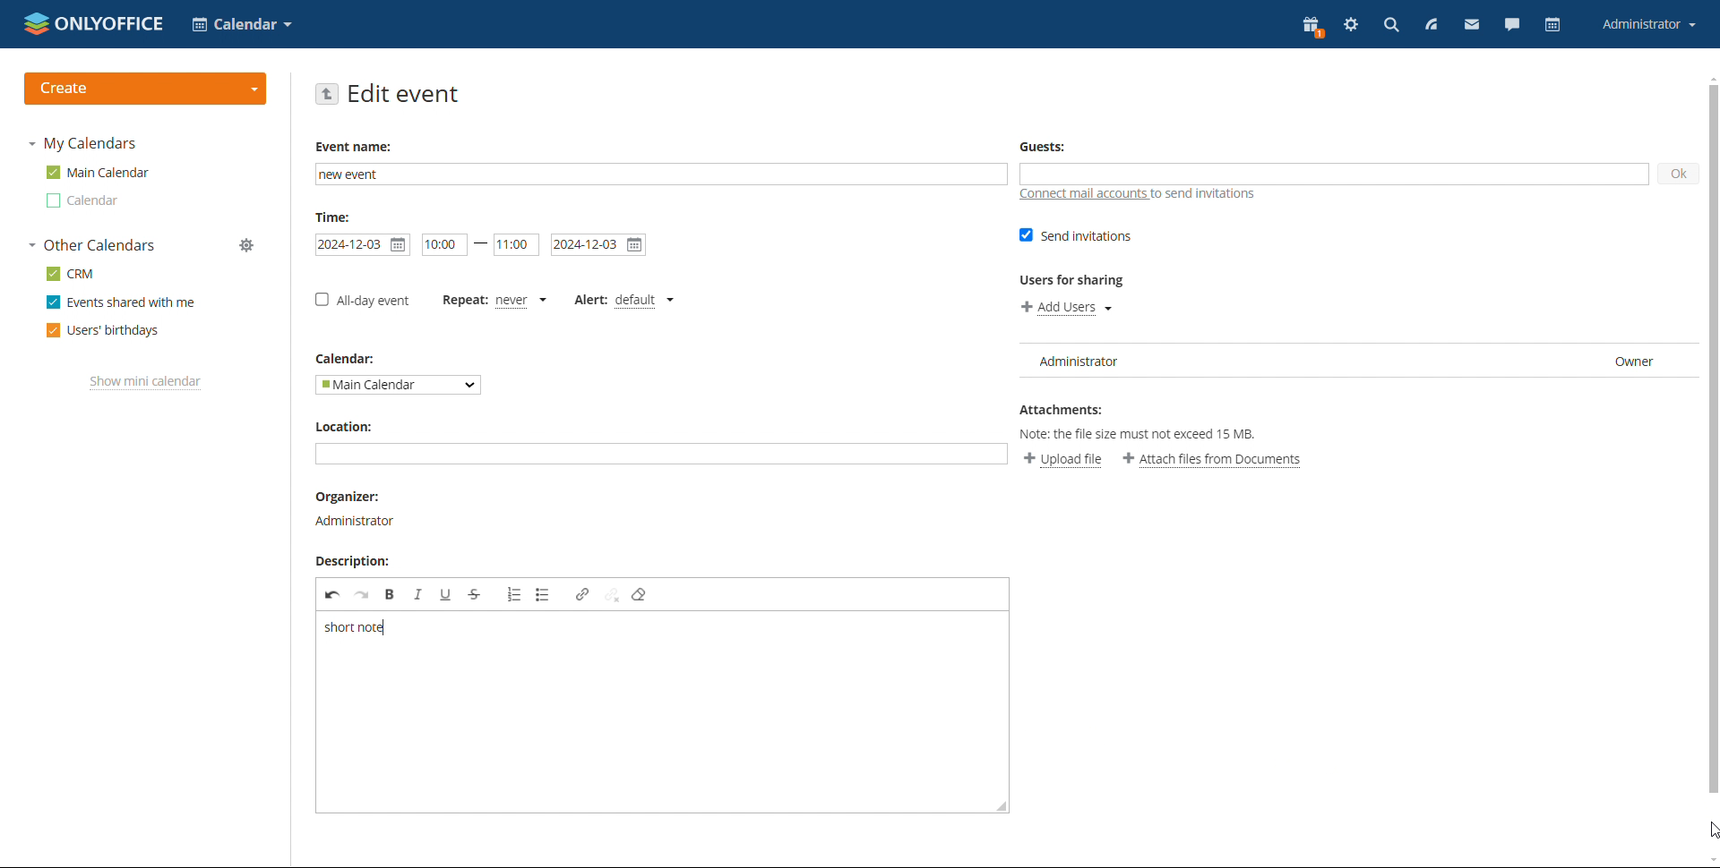  What do you see at coordinates (246, 244) in the screenshot?
I see `manage` at bounding box center [246, 244].